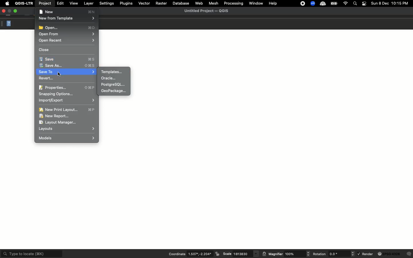  Describe the element at coordinates (113, 71) in the screenshot. I see `Templates` at that location.